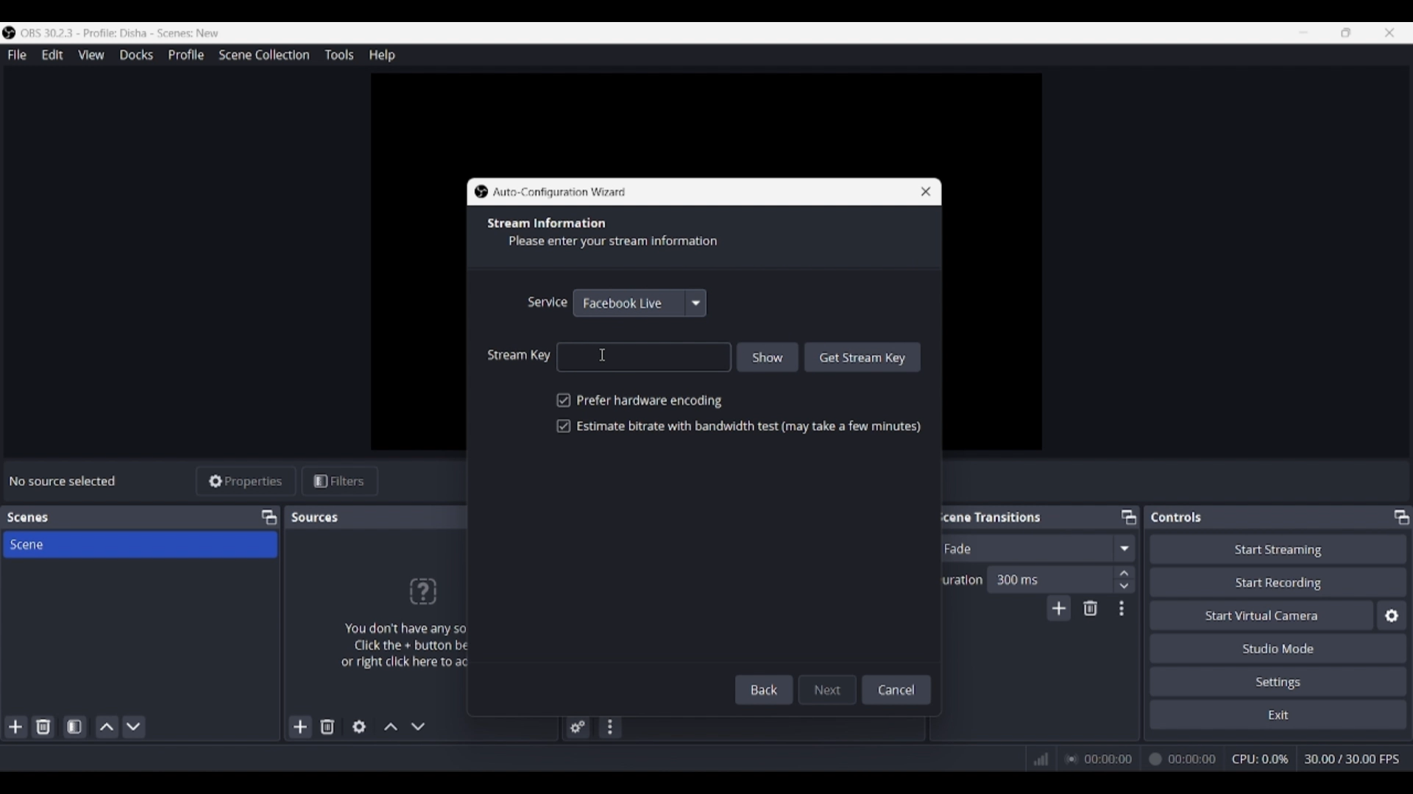 The image size is (1413, 794). What do you see at coordinates (829, 687) in the screenshot?
I see `Next` at bounding box center [829, 687].